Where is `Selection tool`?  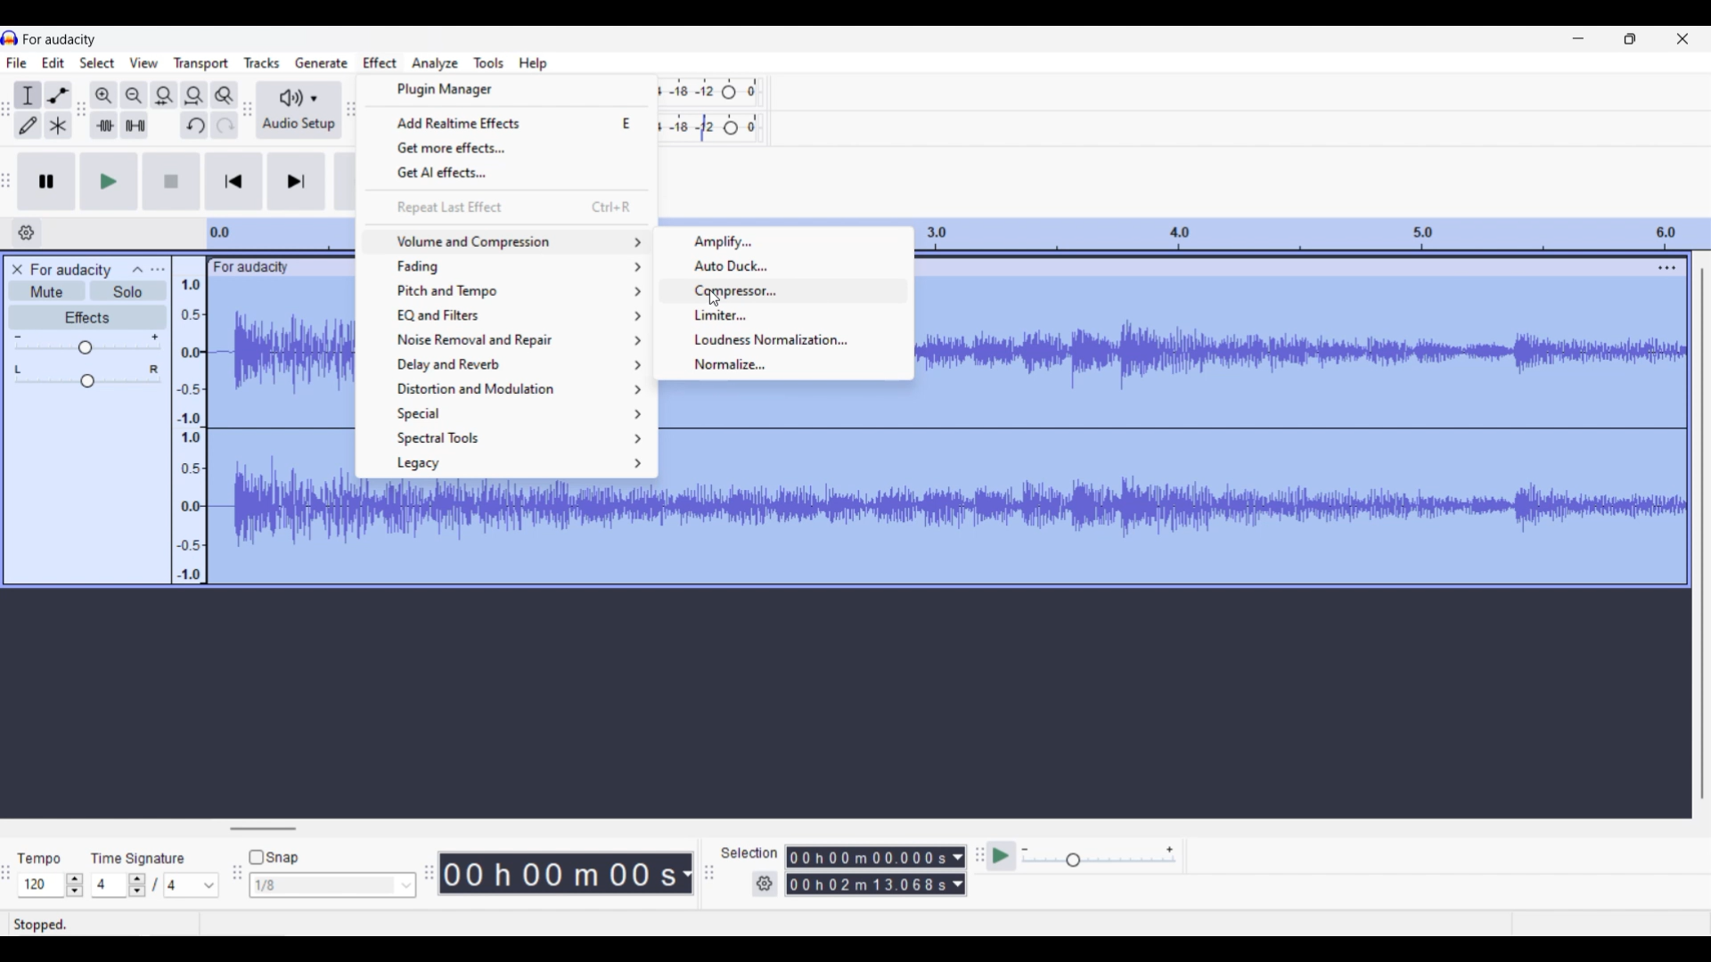
Selection tool is located at coordinates (29, 95).